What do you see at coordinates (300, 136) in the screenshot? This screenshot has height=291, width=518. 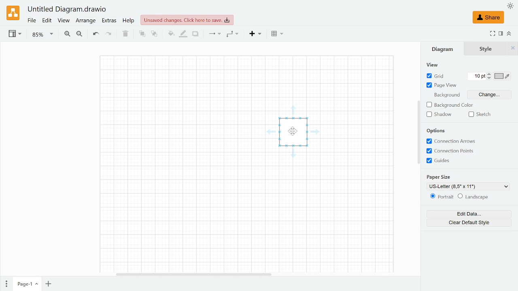 I see `Rectangle diagram` at bounding box center [300, 136].